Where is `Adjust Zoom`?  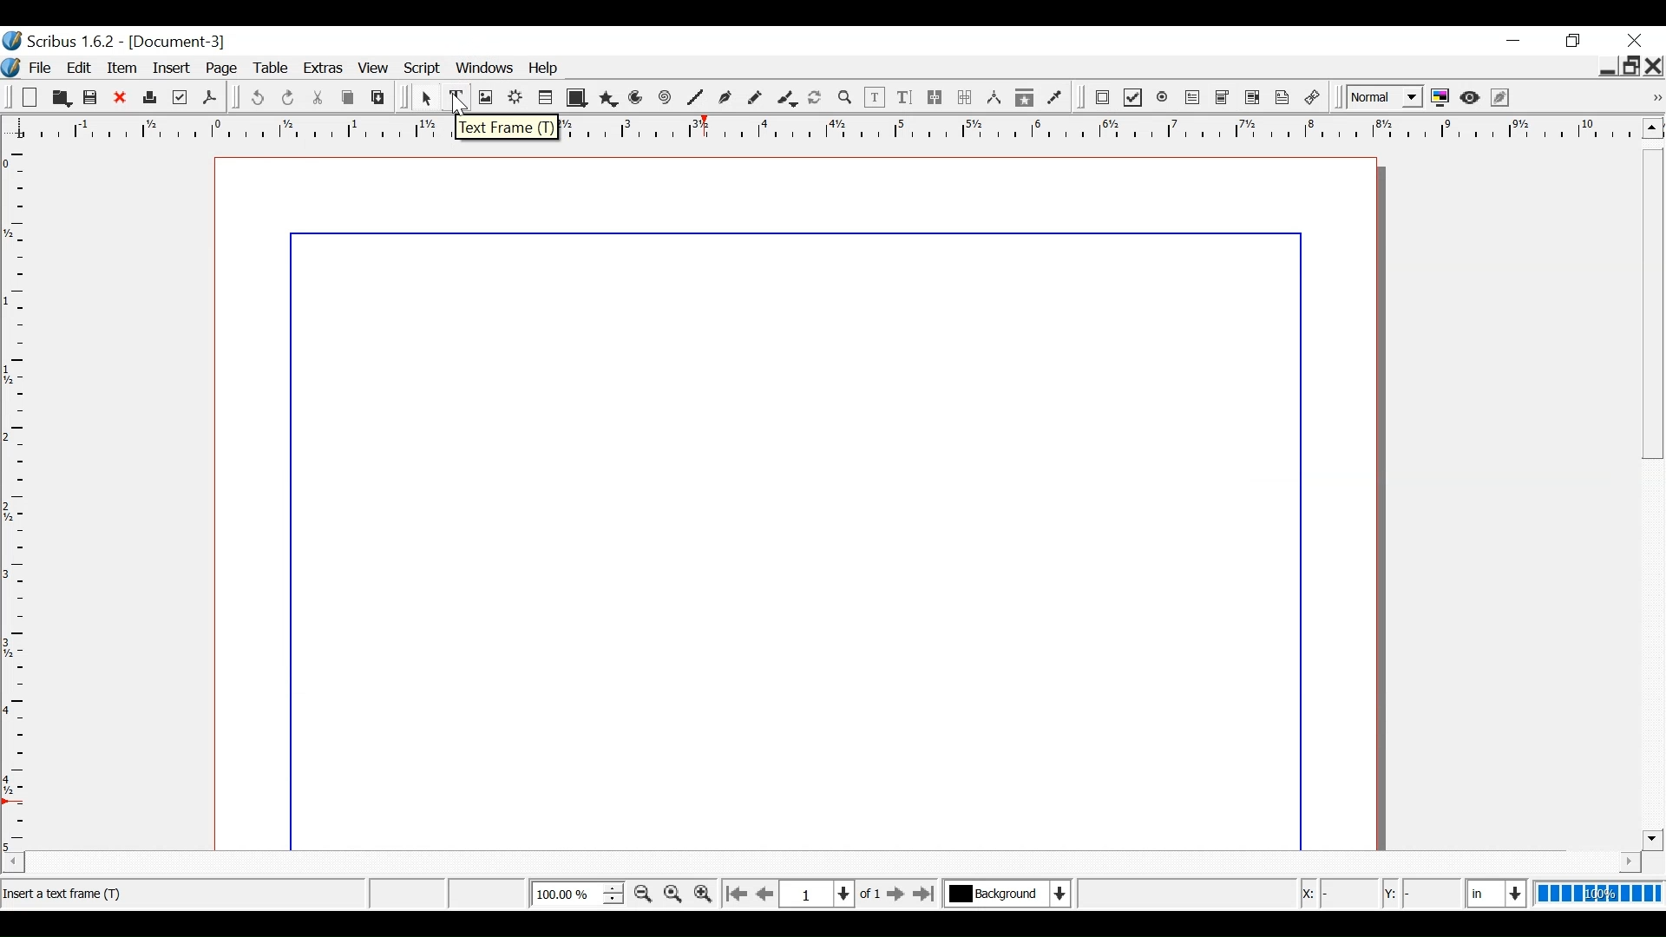 Adjust Zoom is located at coordinates (579, 893).